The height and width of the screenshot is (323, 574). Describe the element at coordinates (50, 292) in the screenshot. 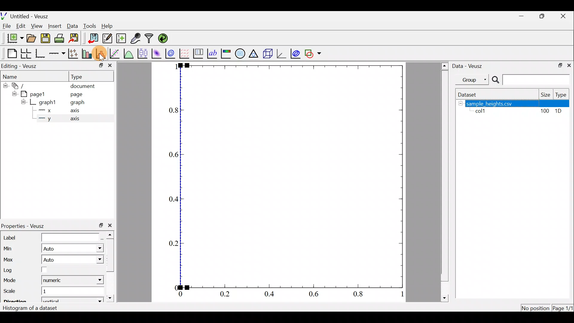

I see `1` at that location.